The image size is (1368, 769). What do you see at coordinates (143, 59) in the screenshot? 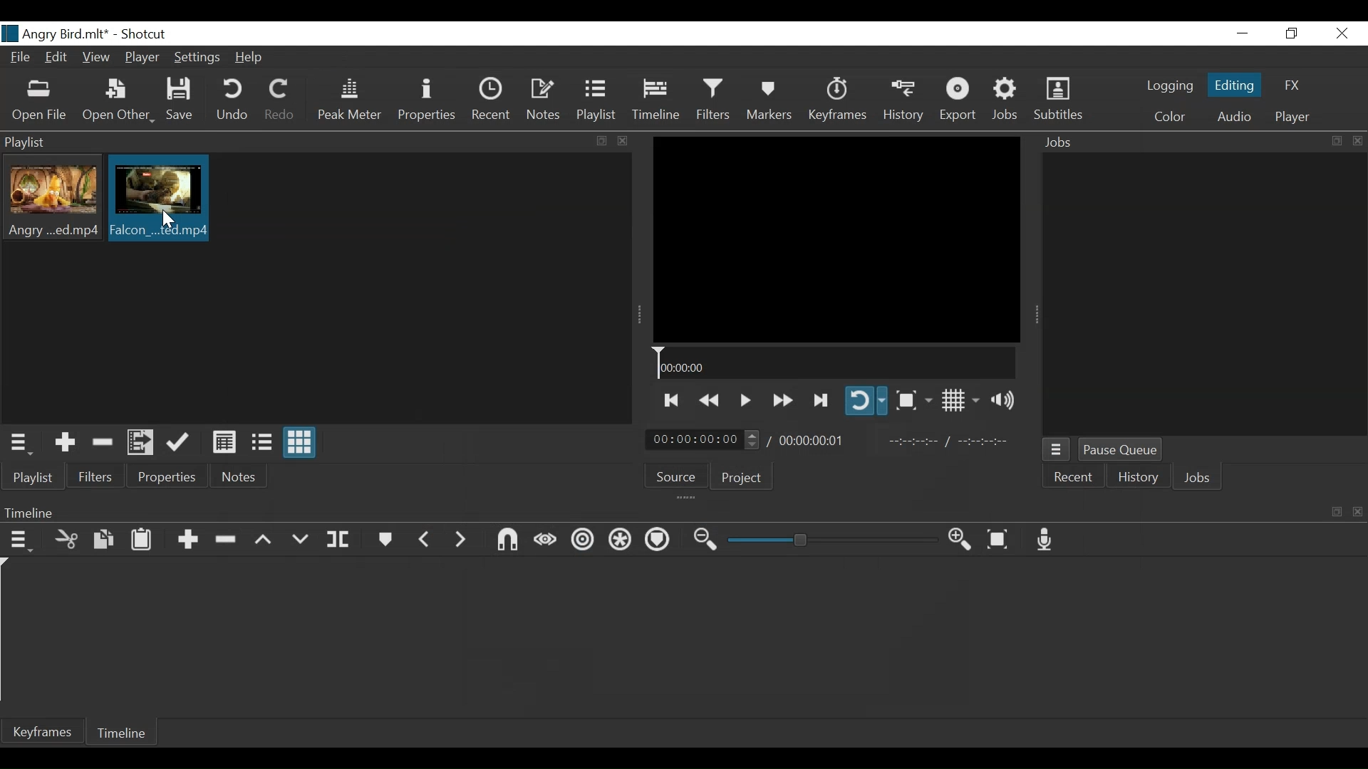
I see `Player` at bounding box center [143, 59].